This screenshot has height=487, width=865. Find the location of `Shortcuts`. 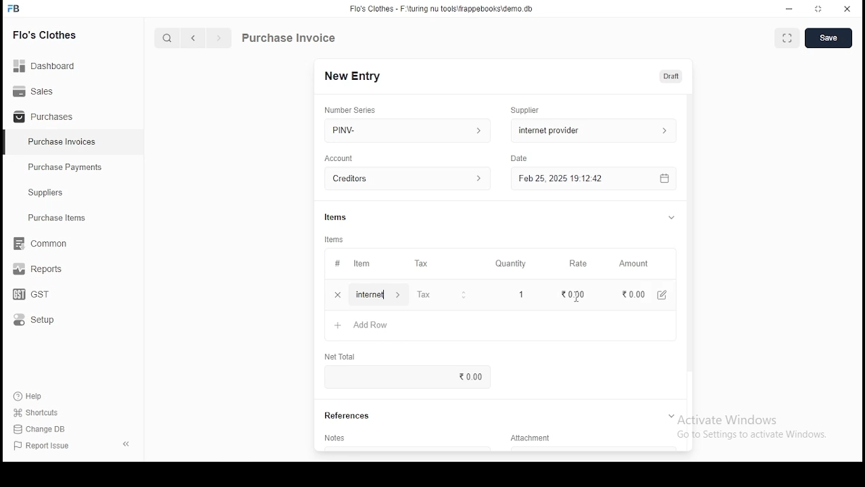

Shortcuts is located at coordinates (41, 413).